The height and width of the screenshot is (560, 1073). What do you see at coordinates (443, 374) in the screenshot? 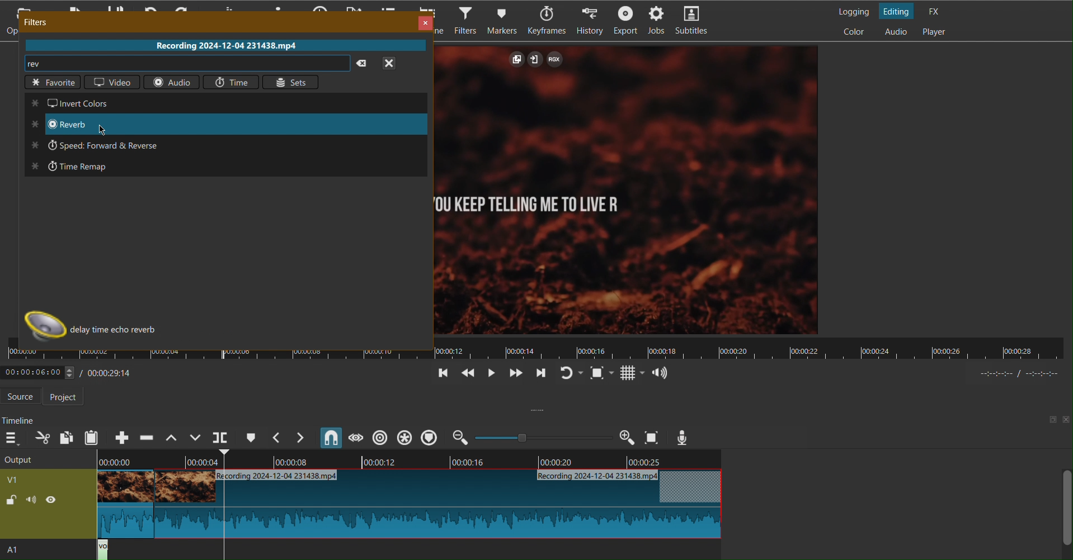
I see `Jump Back` at bounding box center [443, 374].